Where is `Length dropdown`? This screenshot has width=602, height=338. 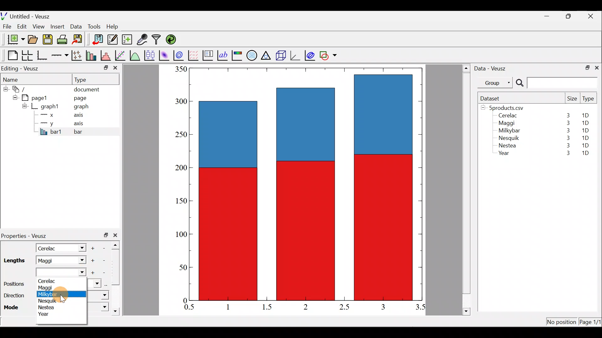
Length dropdown is located at coordinates (80, 260).